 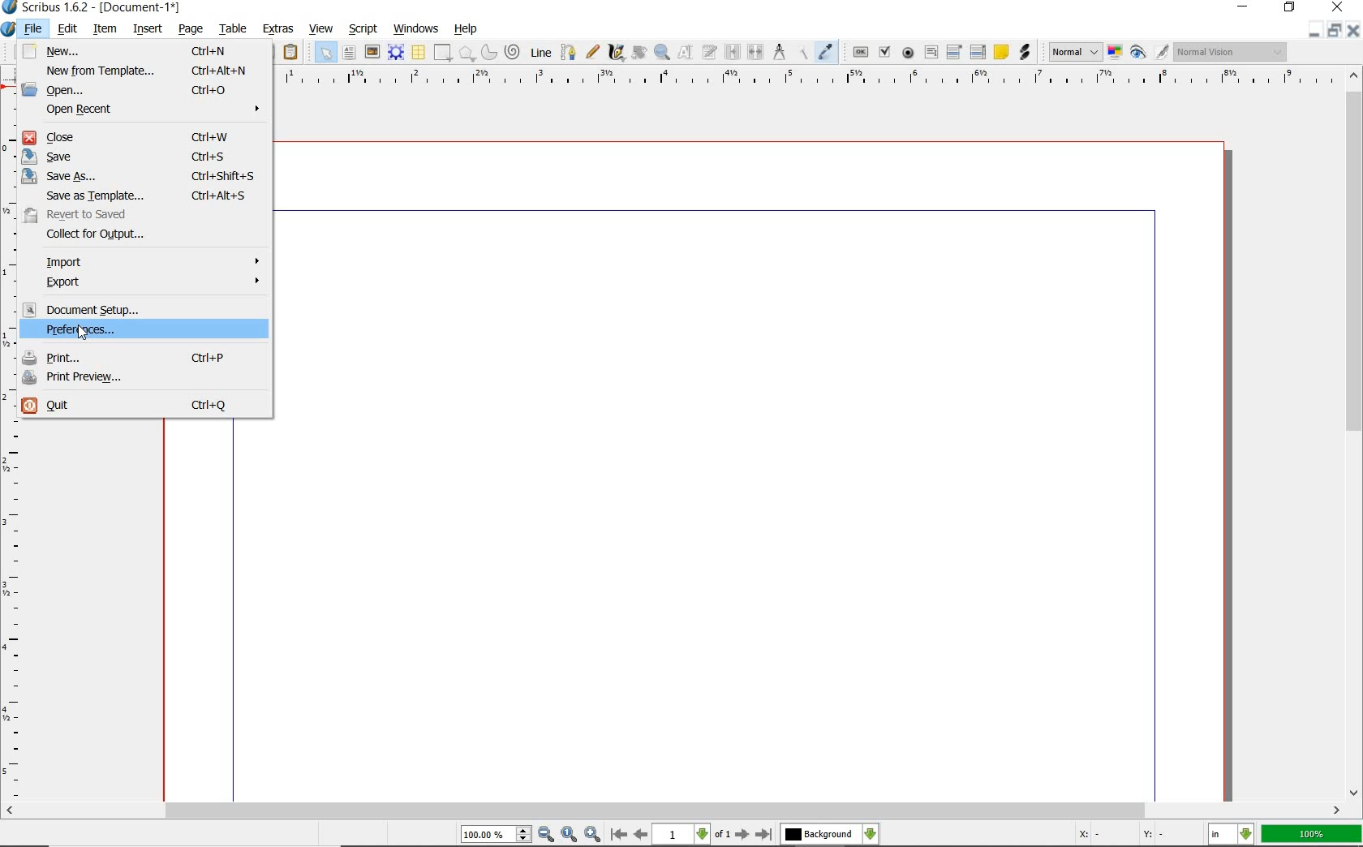 What do you see at coordinates (781, 54) in the screenshot?
I see `measurements` at bounding box center [781, 54].